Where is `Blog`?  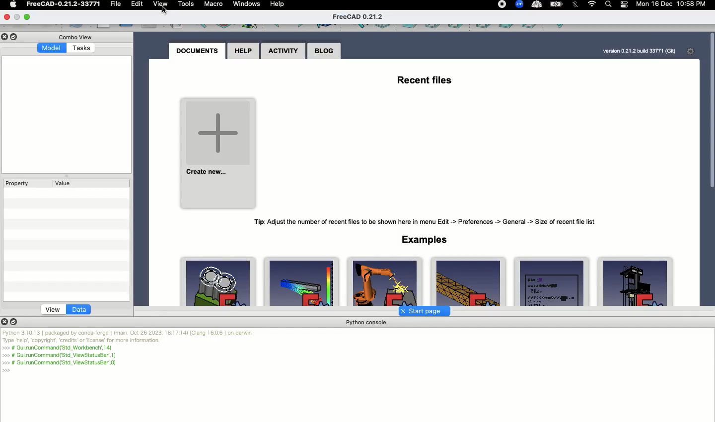
Blog is located at coordinates (324, 52).